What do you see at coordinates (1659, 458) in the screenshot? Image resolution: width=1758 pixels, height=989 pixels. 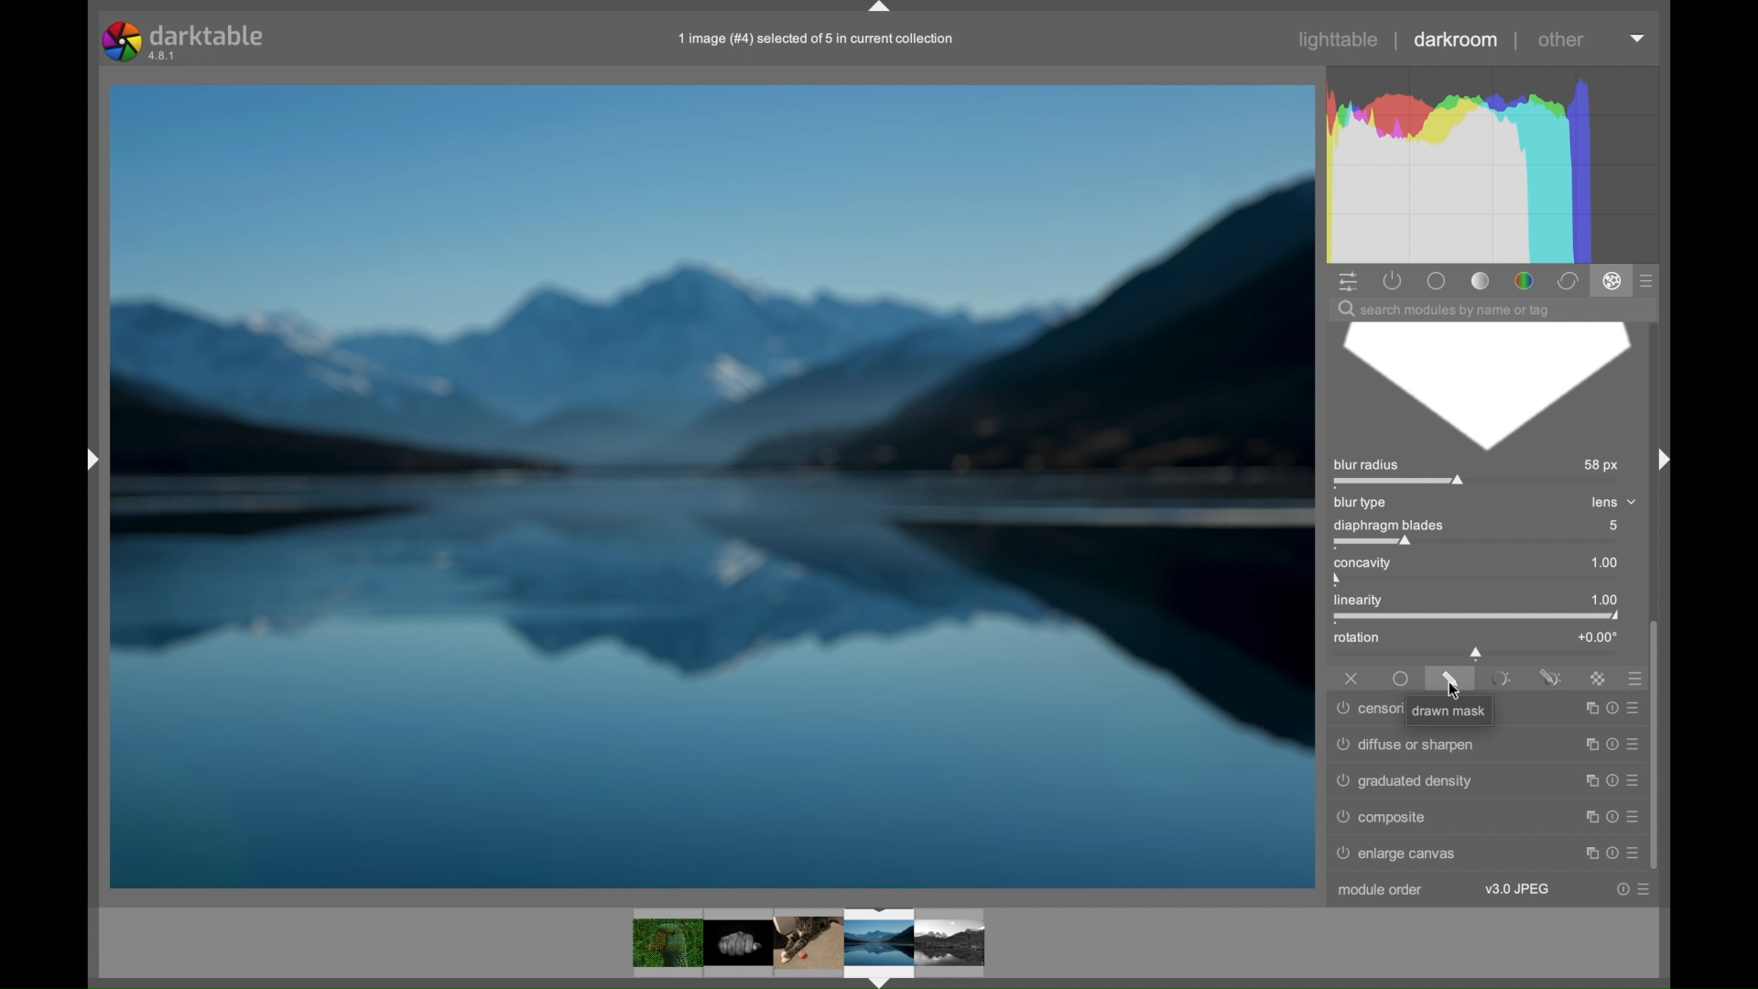 I see `drag handle` at bounding box center [1659, 458].